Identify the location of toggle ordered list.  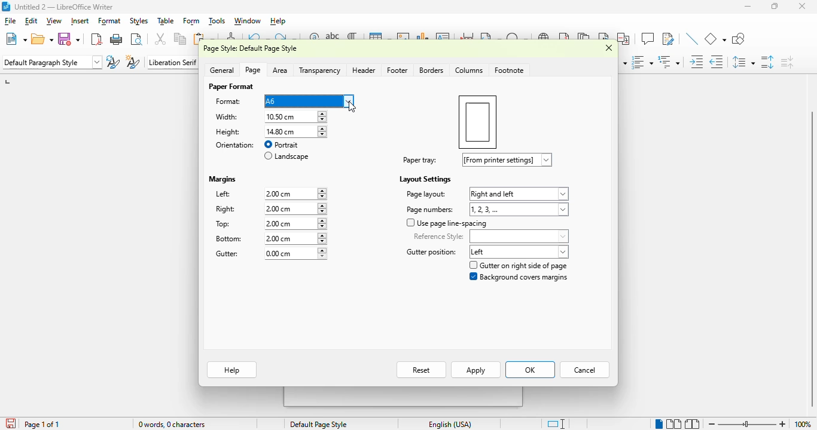
(642, 62).